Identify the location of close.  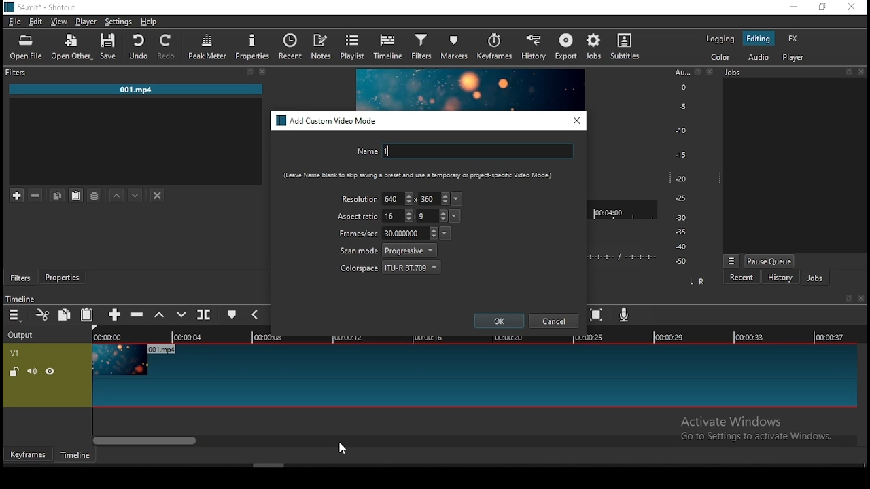
(863, 298).